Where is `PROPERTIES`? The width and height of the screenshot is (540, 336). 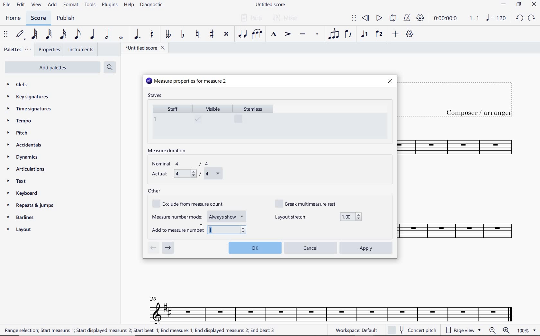
PROPERTIES is located at coordinates (49, 51).